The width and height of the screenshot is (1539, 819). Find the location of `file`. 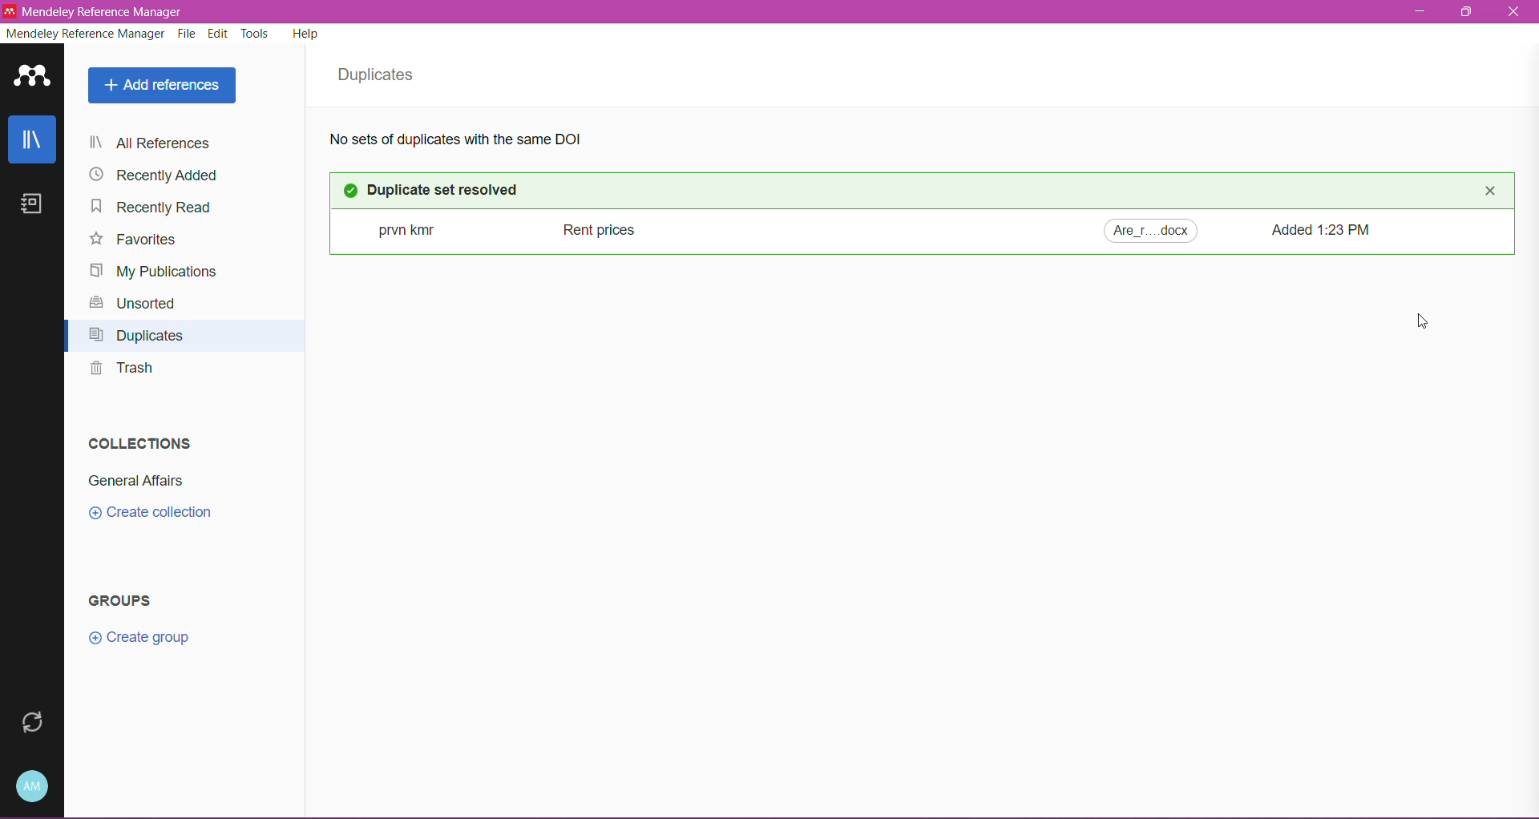

file is located at coordinates (1151, 230).